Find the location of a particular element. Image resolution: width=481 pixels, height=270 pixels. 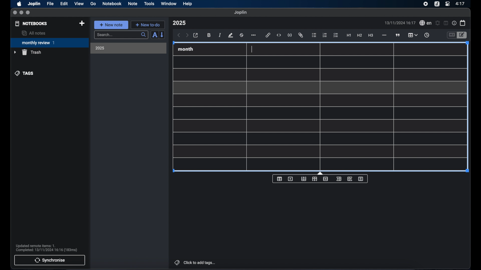

notebooks is located at coordinates (31, 23).